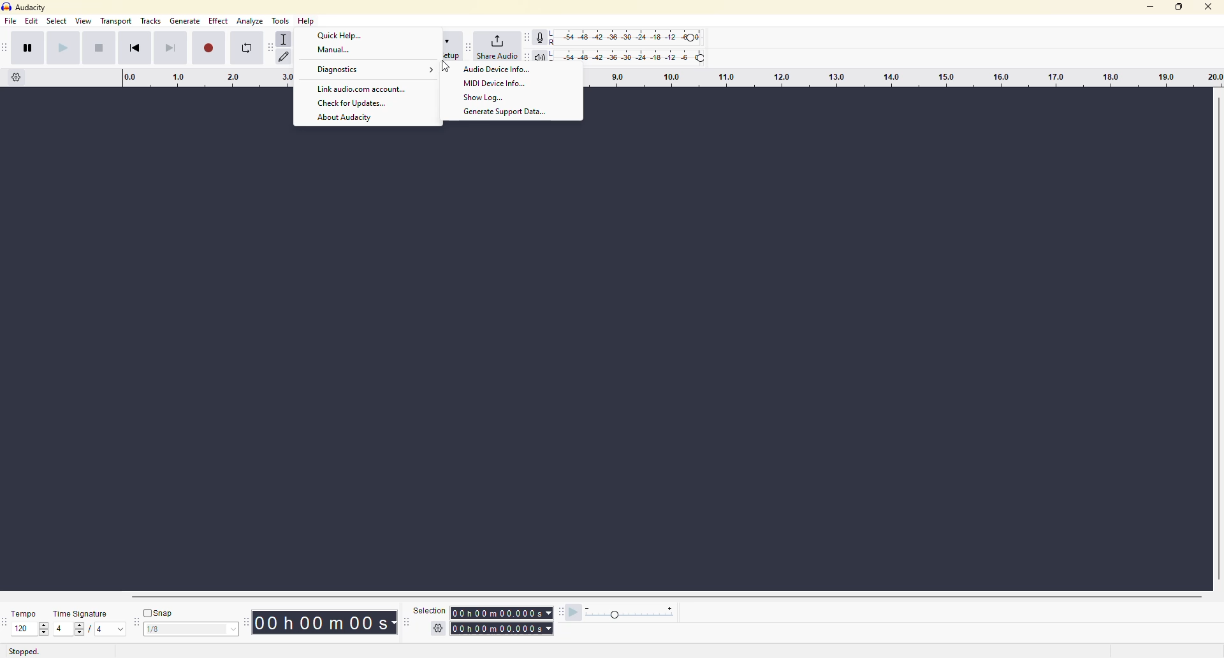  What do you see at coordinates (664, 596) in the screenshot?
I see `horizontal scrollbar` at bounding box center [664, 596].